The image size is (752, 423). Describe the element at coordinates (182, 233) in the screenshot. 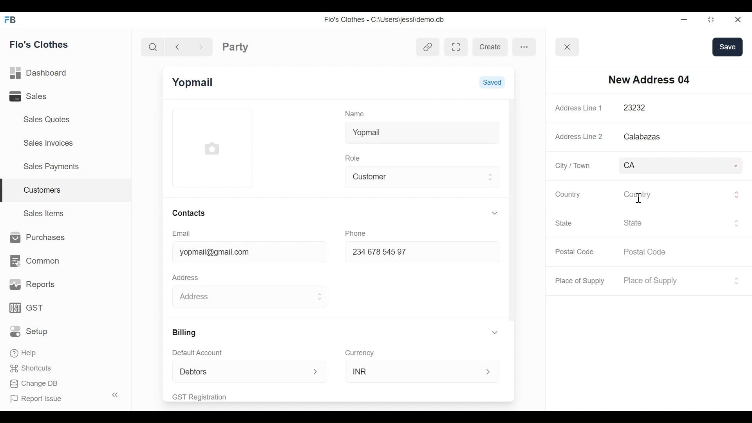

I see `Email` at that location.